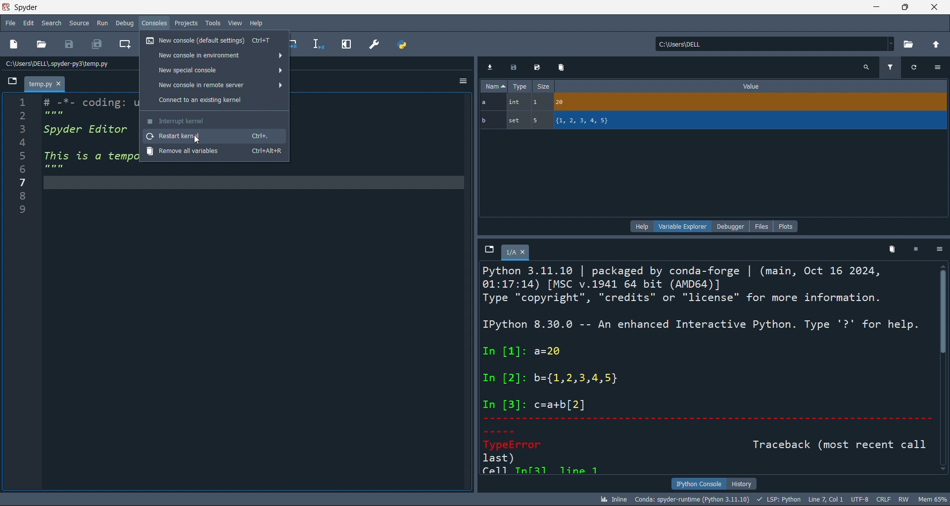 This screenshot has height=506, width=950. What do you see at coordinates (79, 24) in the screenshot?
I see `Source` at bounding box center [79, 24].